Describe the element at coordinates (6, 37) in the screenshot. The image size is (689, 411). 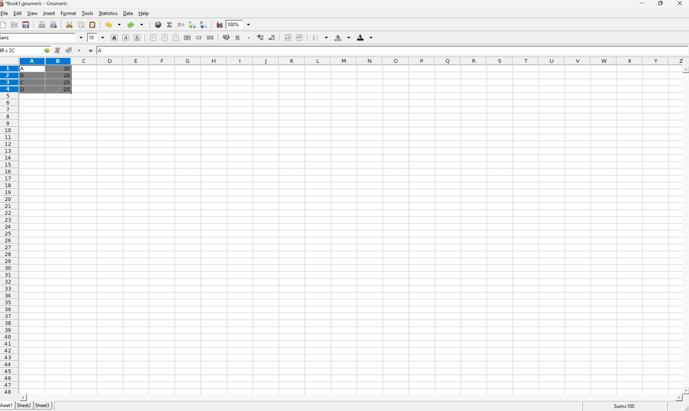
I see `Sans` at that location.